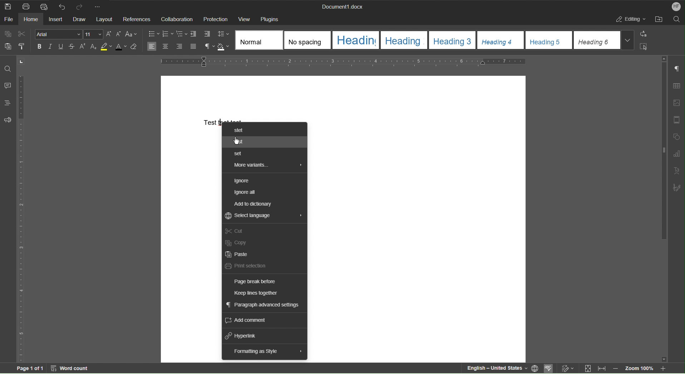 This screenshot has width=685, height=374. I want to click on Paste, so click(240, 255).